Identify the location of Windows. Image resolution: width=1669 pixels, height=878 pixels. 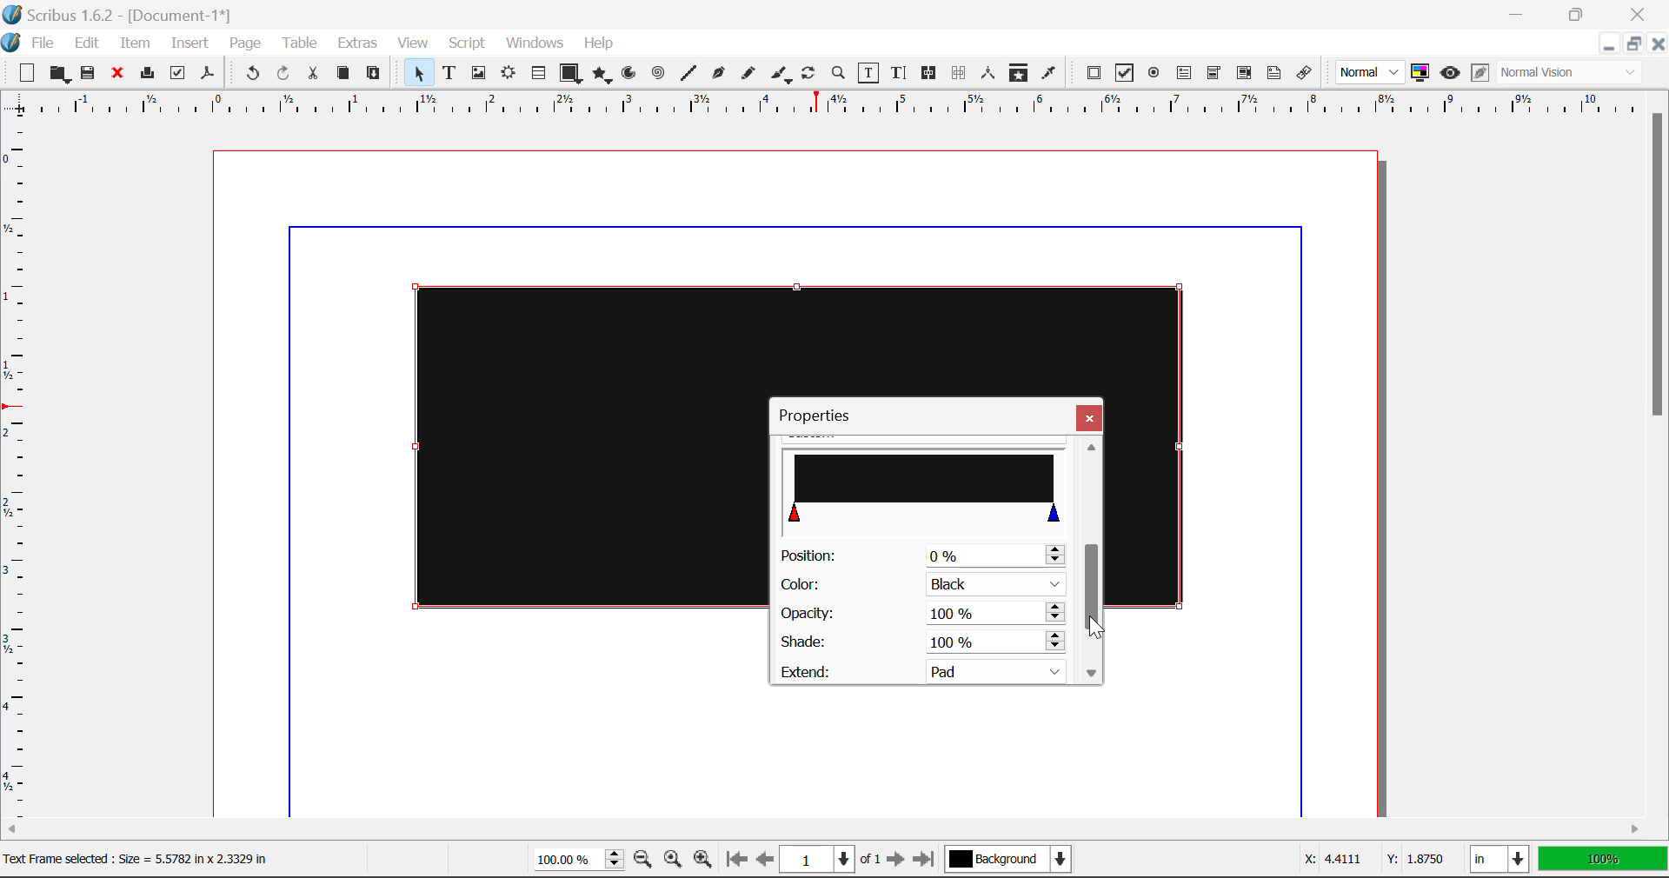
(533, 43).